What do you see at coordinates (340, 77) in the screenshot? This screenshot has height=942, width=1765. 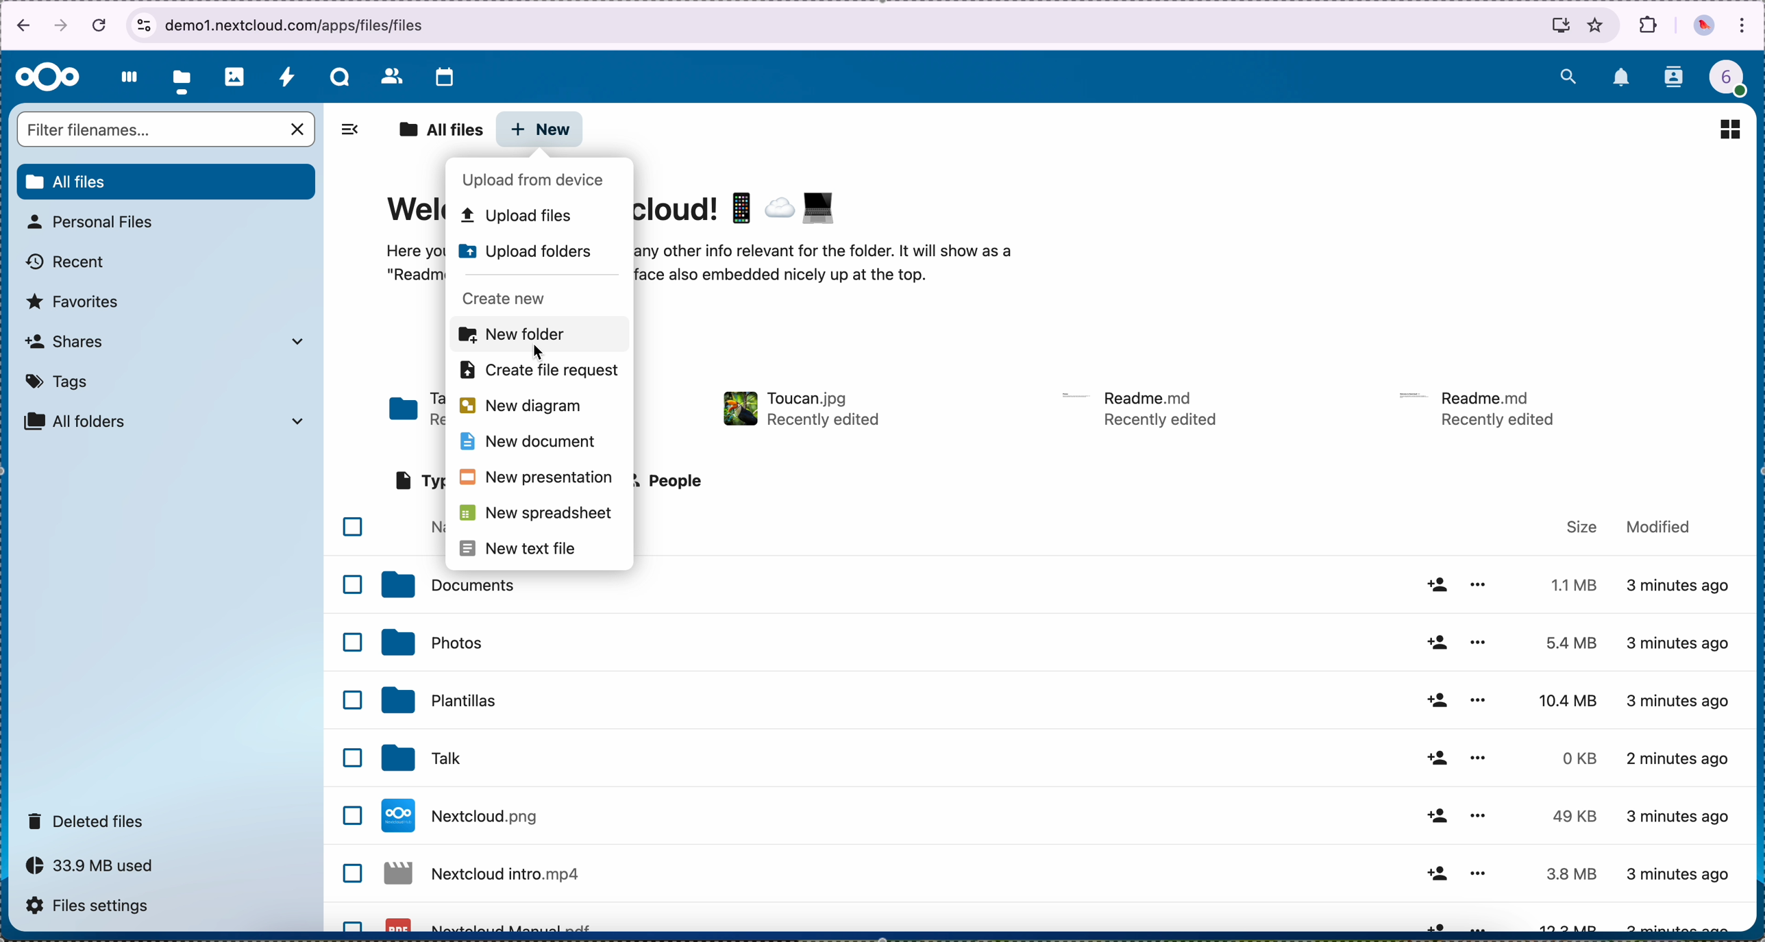 I see `talk` at bounding box center [340, 77].